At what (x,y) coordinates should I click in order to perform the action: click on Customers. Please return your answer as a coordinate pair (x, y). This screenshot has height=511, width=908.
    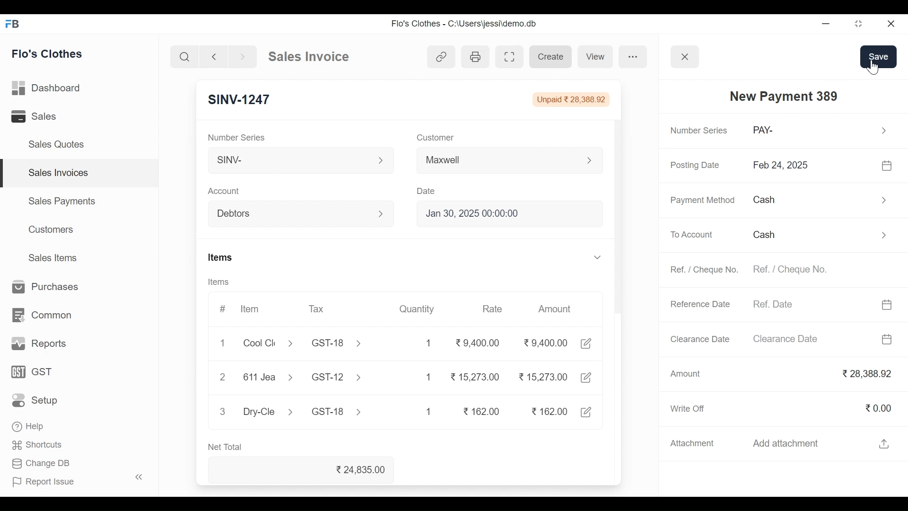
    Looking at the image, I should click on (52, 229).